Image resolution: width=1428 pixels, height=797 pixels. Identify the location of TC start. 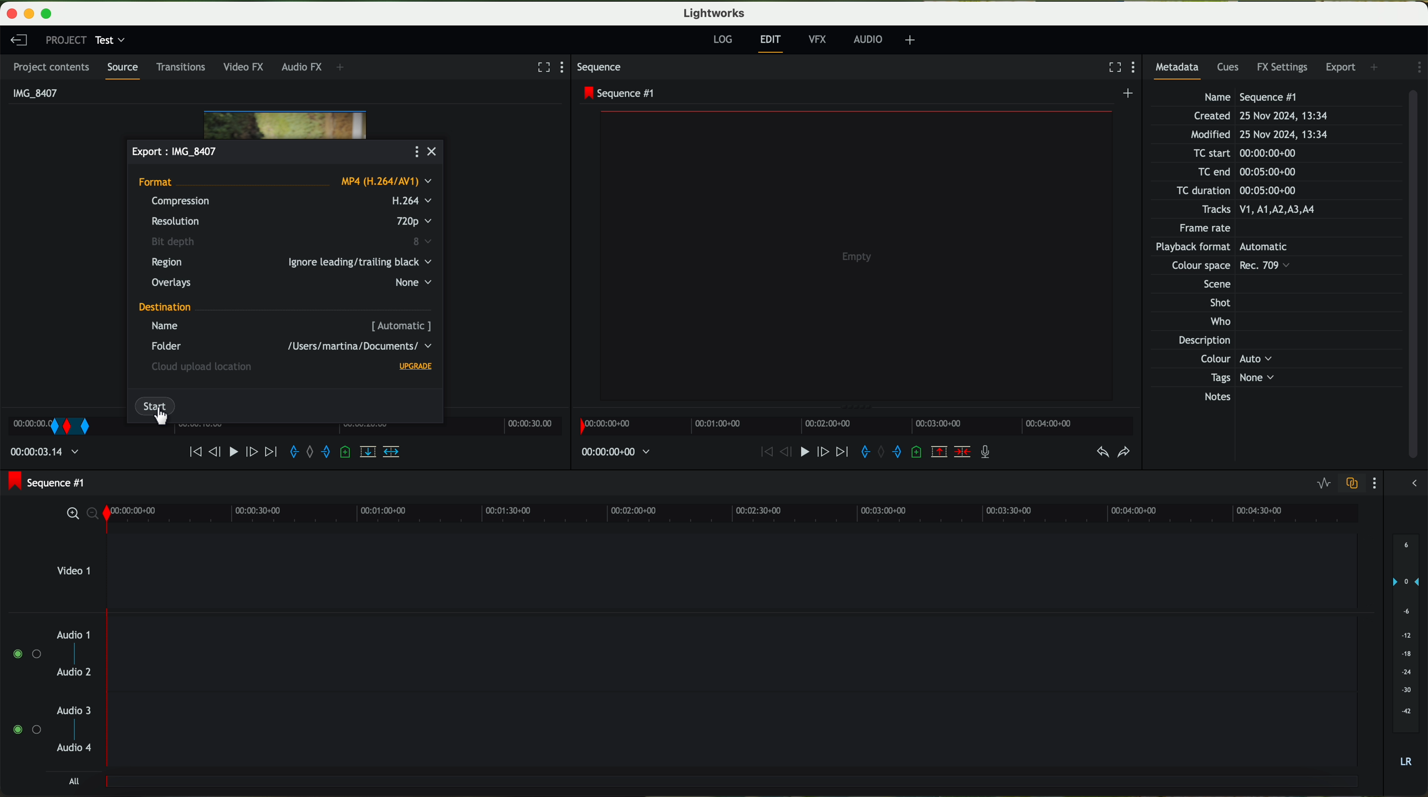
(1243, 154).